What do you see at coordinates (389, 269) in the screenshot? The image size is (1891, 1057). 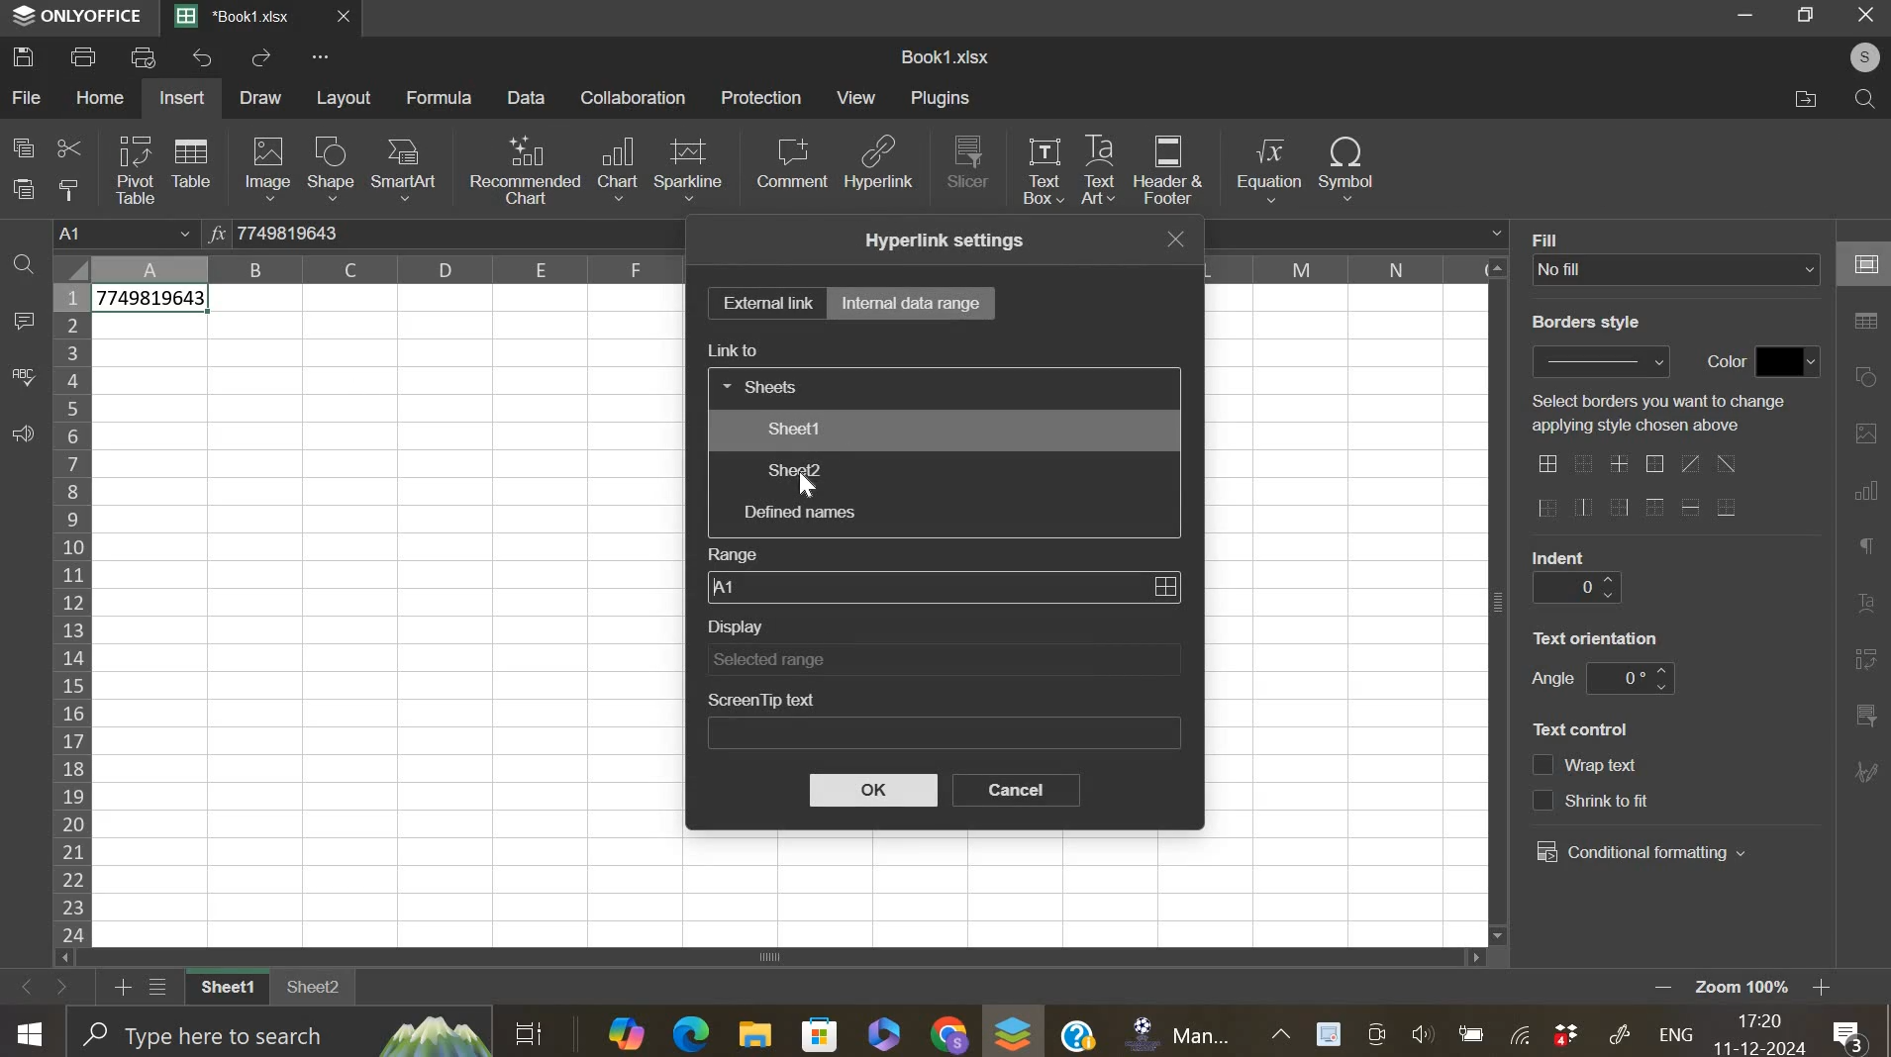 I see `column` at bounding box center [389, 269].